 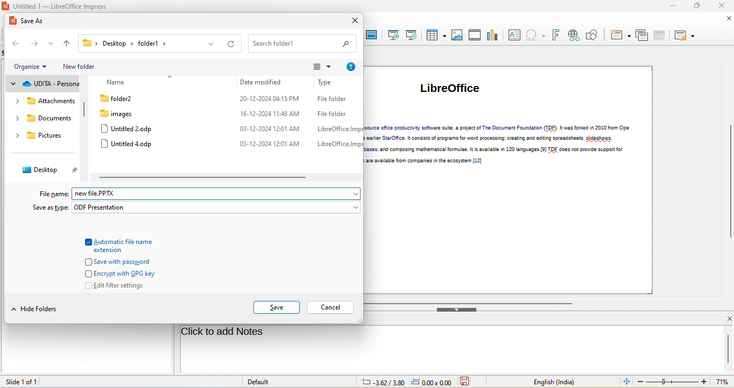 What do you see at coordinates (592, 35) in the screenshot?
I see `show draw function` at bounding box center [592, 35].